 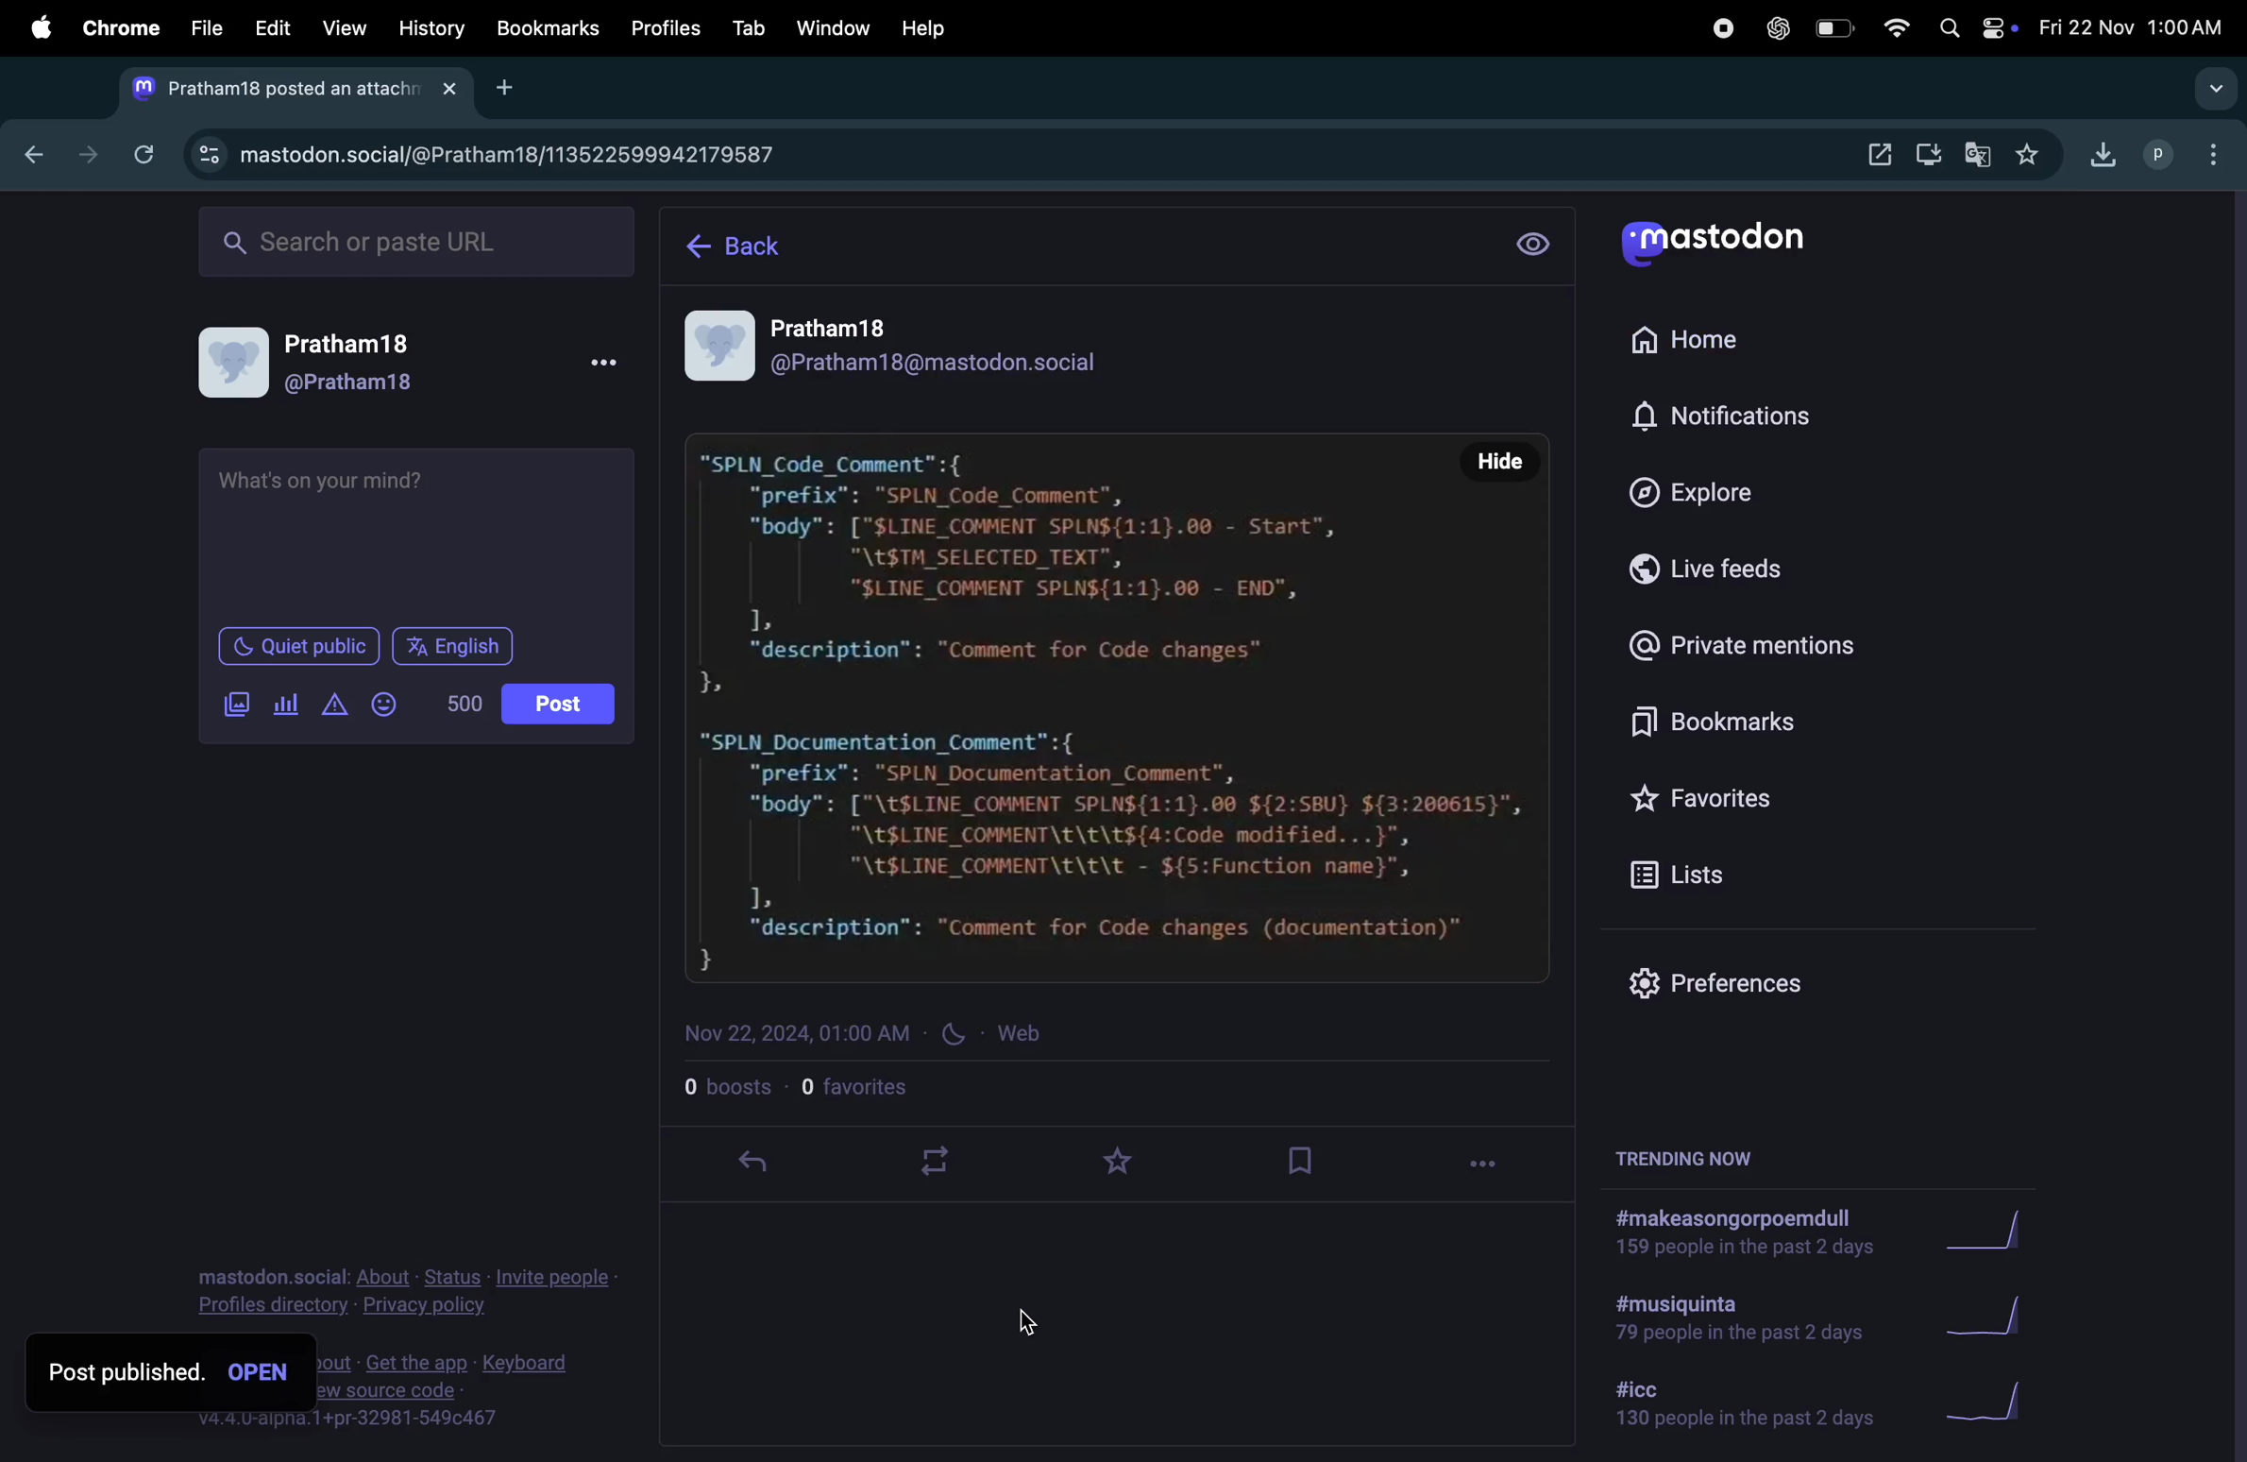 What do you see at coordinates (229, 366) in the screenshot?
I see `display picture` at bounding box center [229, 366].